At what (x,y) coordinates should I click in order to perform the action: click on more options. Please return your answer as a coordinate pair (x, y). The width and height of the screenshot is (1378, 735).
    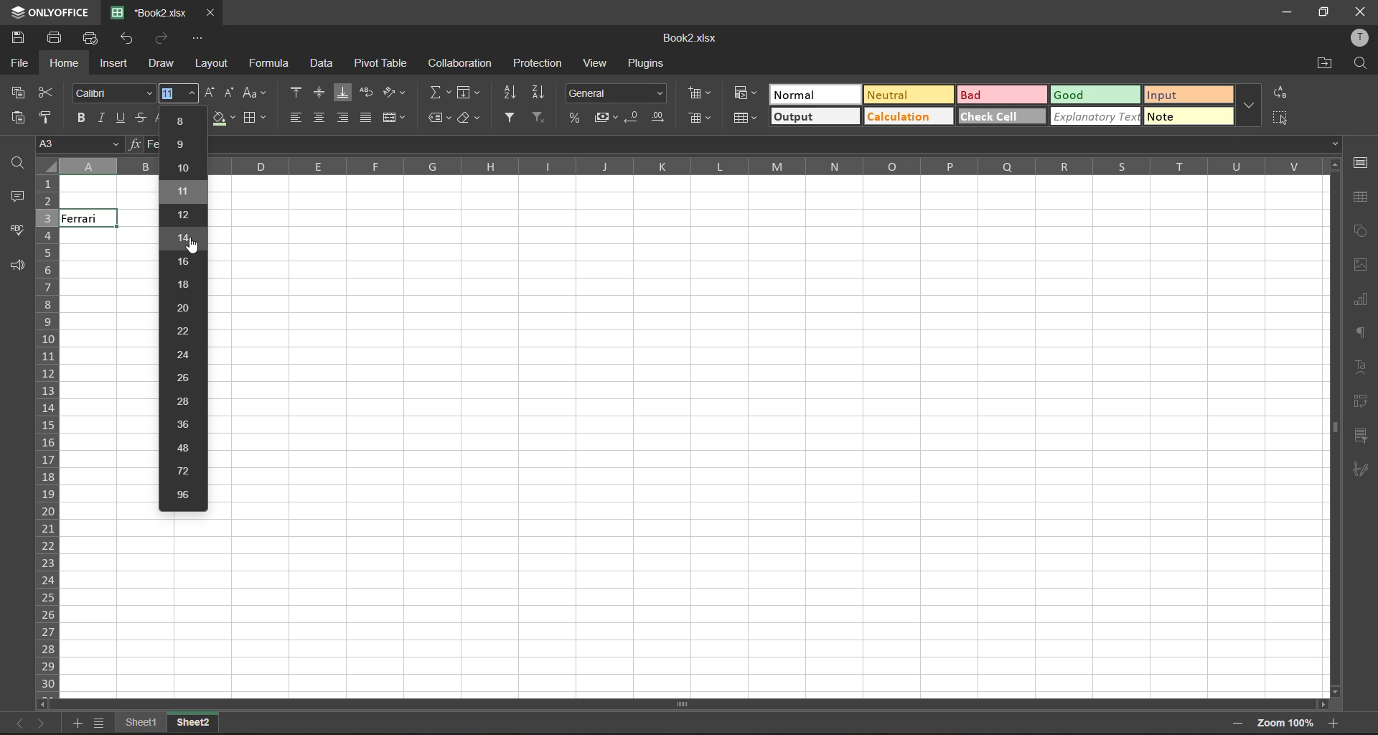
    Looking at the image, I should click on (1252, 106).